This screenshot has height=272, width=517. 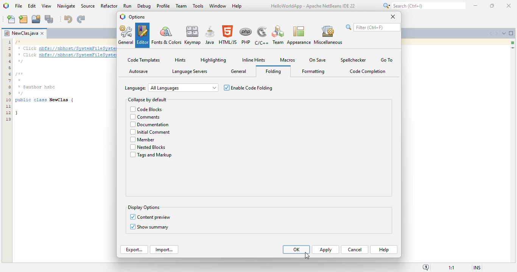 What do you see at coordinates (511, 33) in the screenshot?
I see `maximize window` at bounding box center [511, 33].